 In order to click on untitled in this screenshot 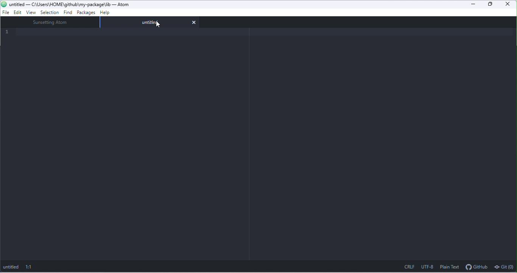, I will do `click(12, 266)`.